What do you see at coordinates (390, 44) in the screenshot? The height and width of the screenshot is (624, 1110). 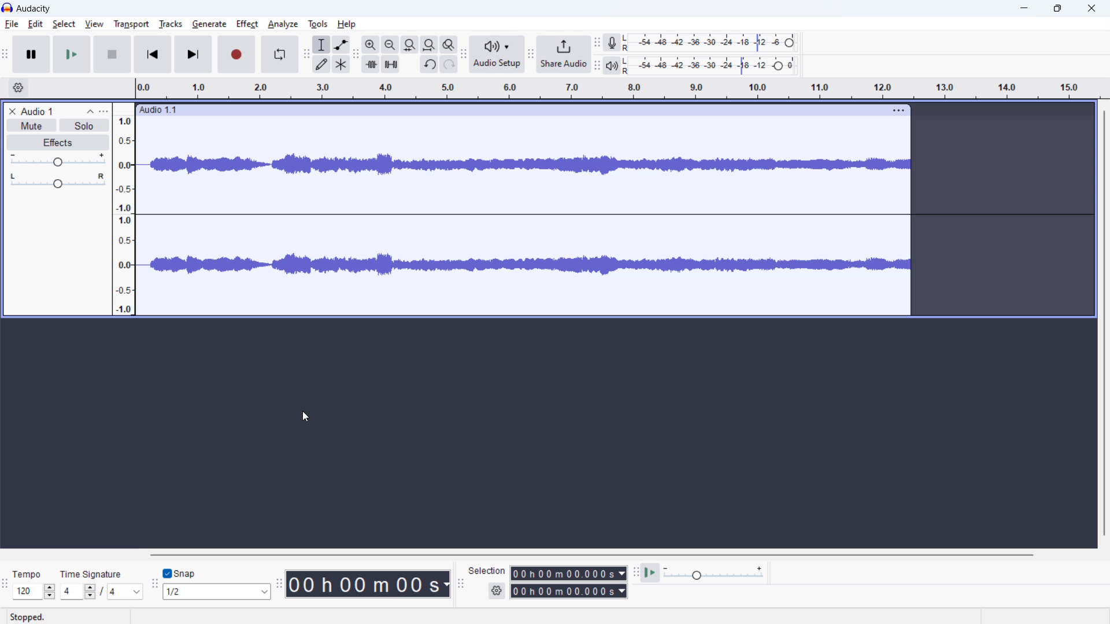 I see `zoom out` at bounding box center [390, 44].